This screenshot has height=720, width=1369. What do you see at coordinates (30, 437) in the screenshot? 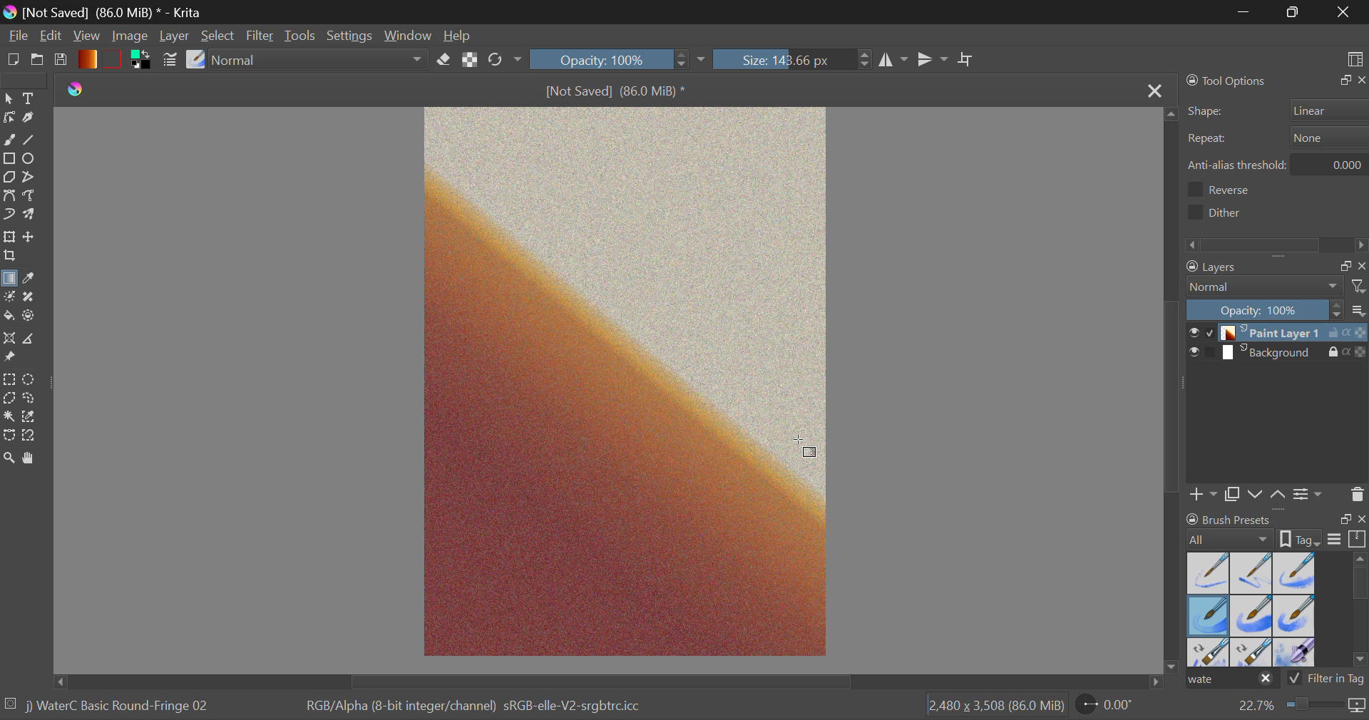
I see `Magnetic Selection` at bounding box center [30, 437].